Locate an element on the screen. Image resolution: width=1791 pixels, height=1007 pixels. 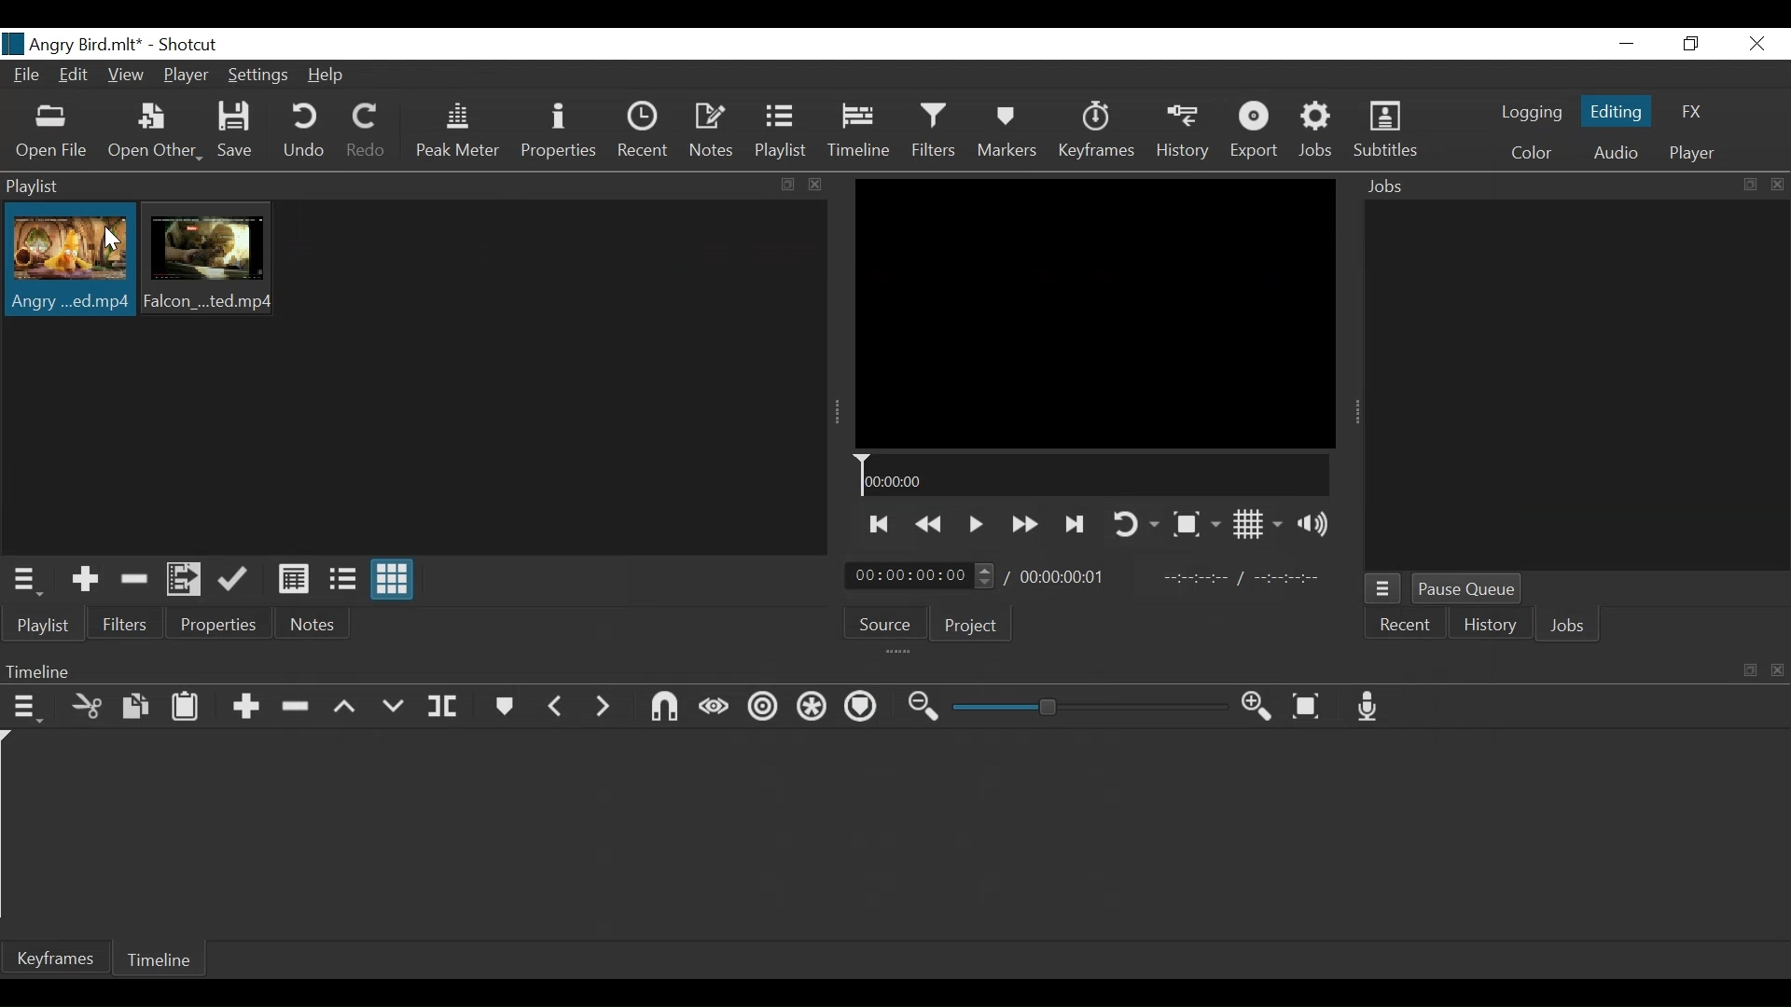
Append is located at coordinates (249, 708).